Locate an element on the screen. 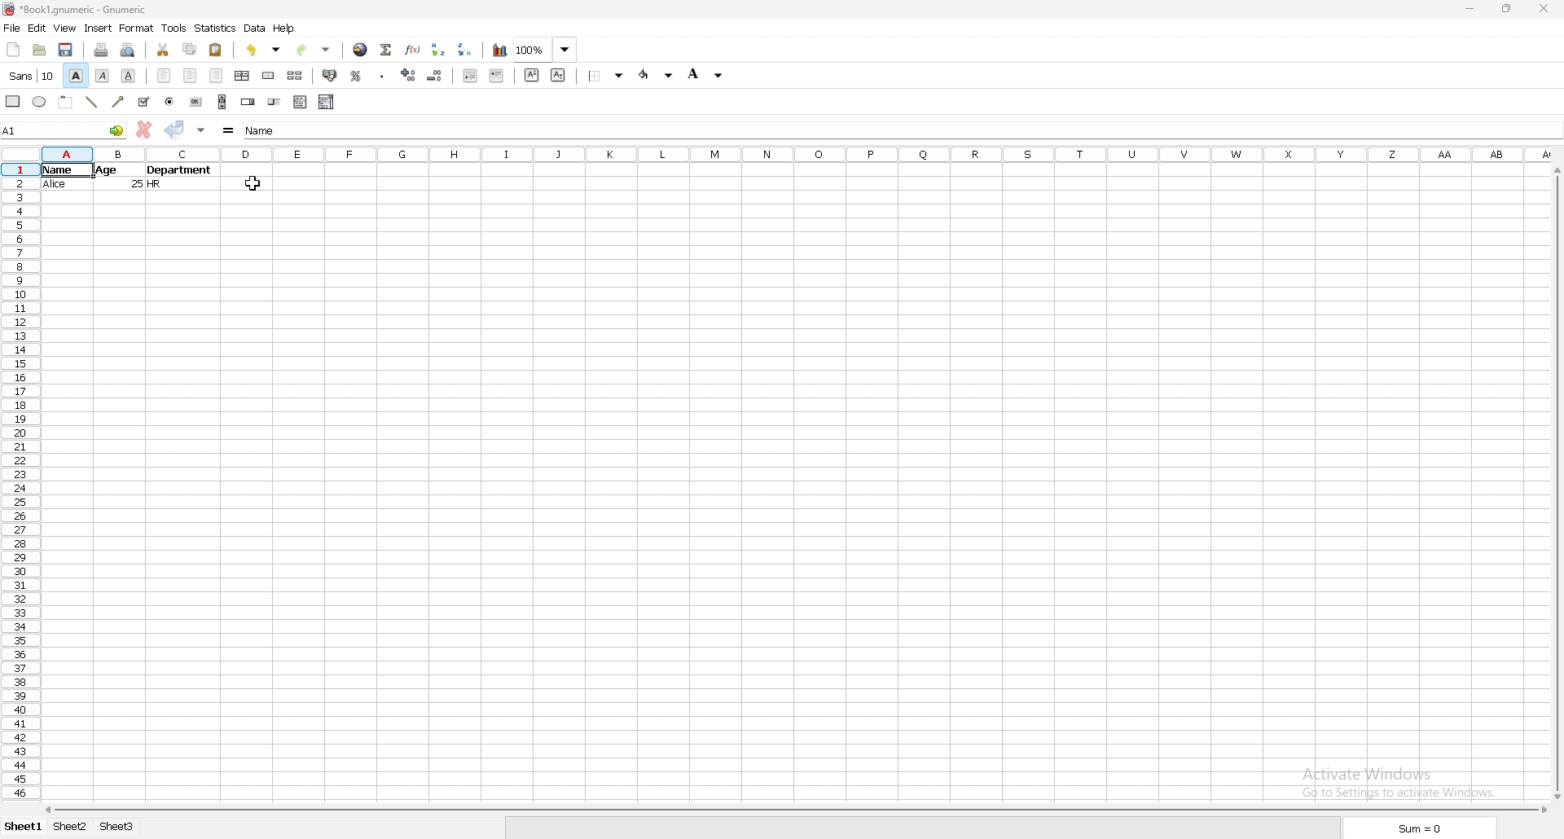  new is located at coordinates (12, 51).